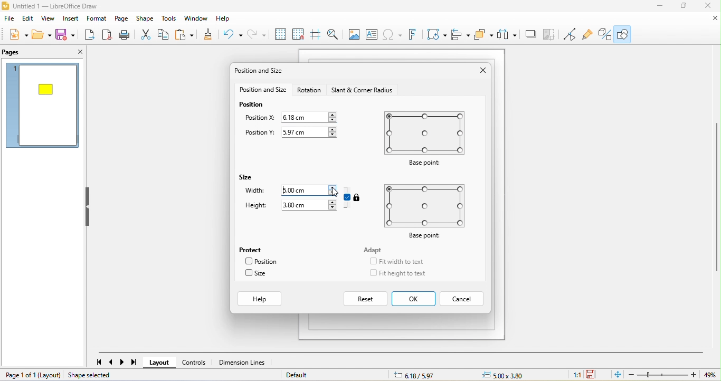 The width and height of the screenshot is (721, 381). Describe the element at coordinates (41, 36) in the screenshot. I see `open` at that location.